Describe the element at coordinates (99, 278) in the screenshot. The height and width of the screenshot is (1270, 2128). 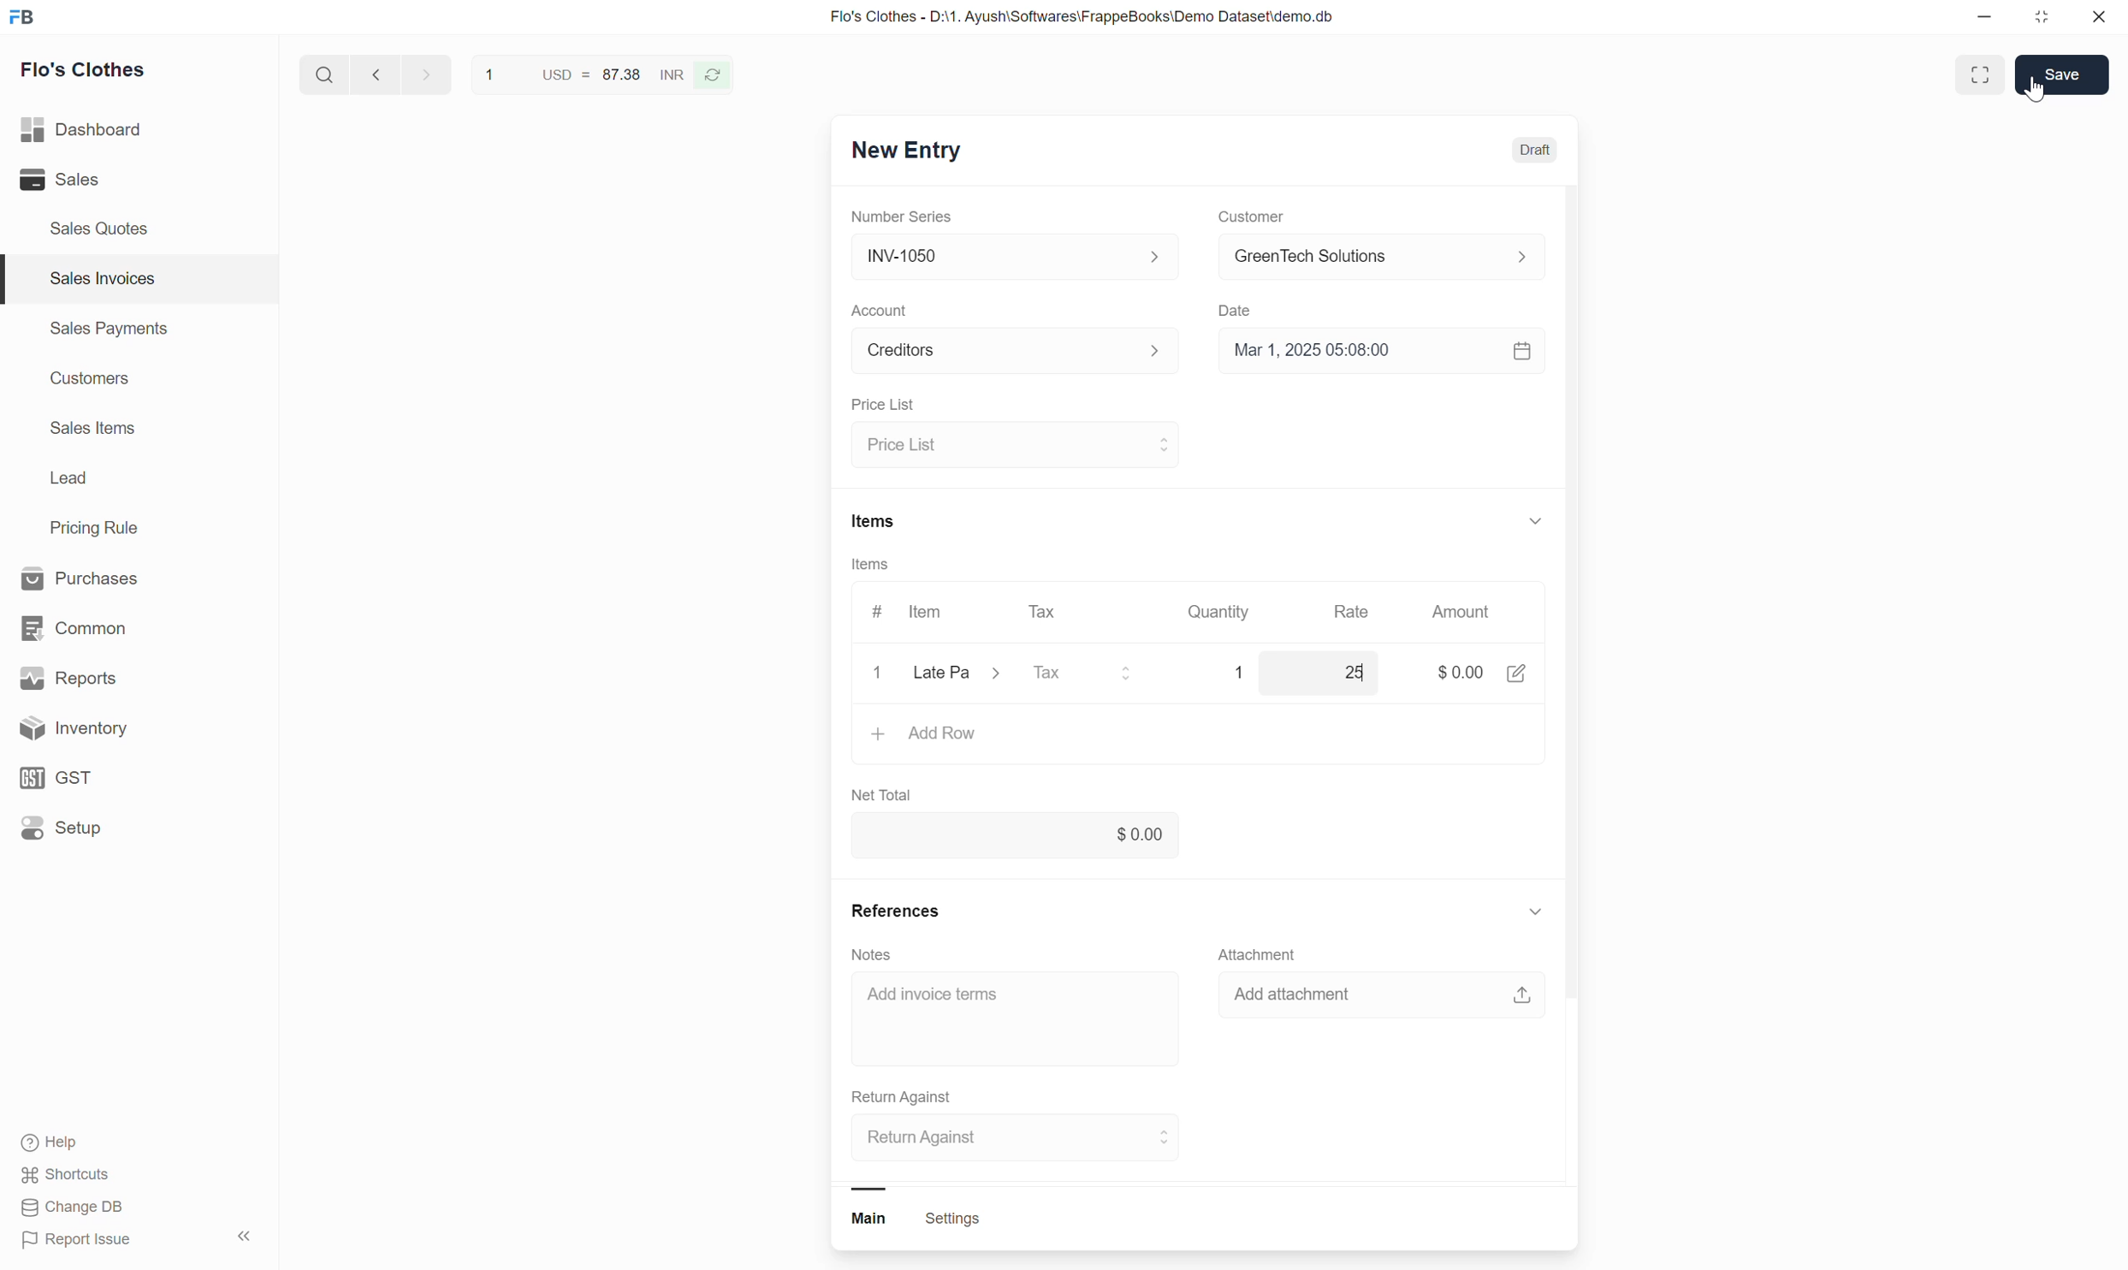
I see `Sales Invoices` at that location.